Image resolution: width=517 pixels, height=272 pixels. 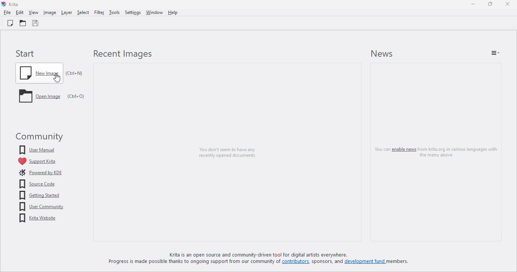 I want to click on view, so click(x=34, y=12).